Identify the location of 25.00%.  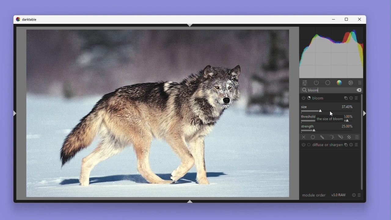
(348, 126).